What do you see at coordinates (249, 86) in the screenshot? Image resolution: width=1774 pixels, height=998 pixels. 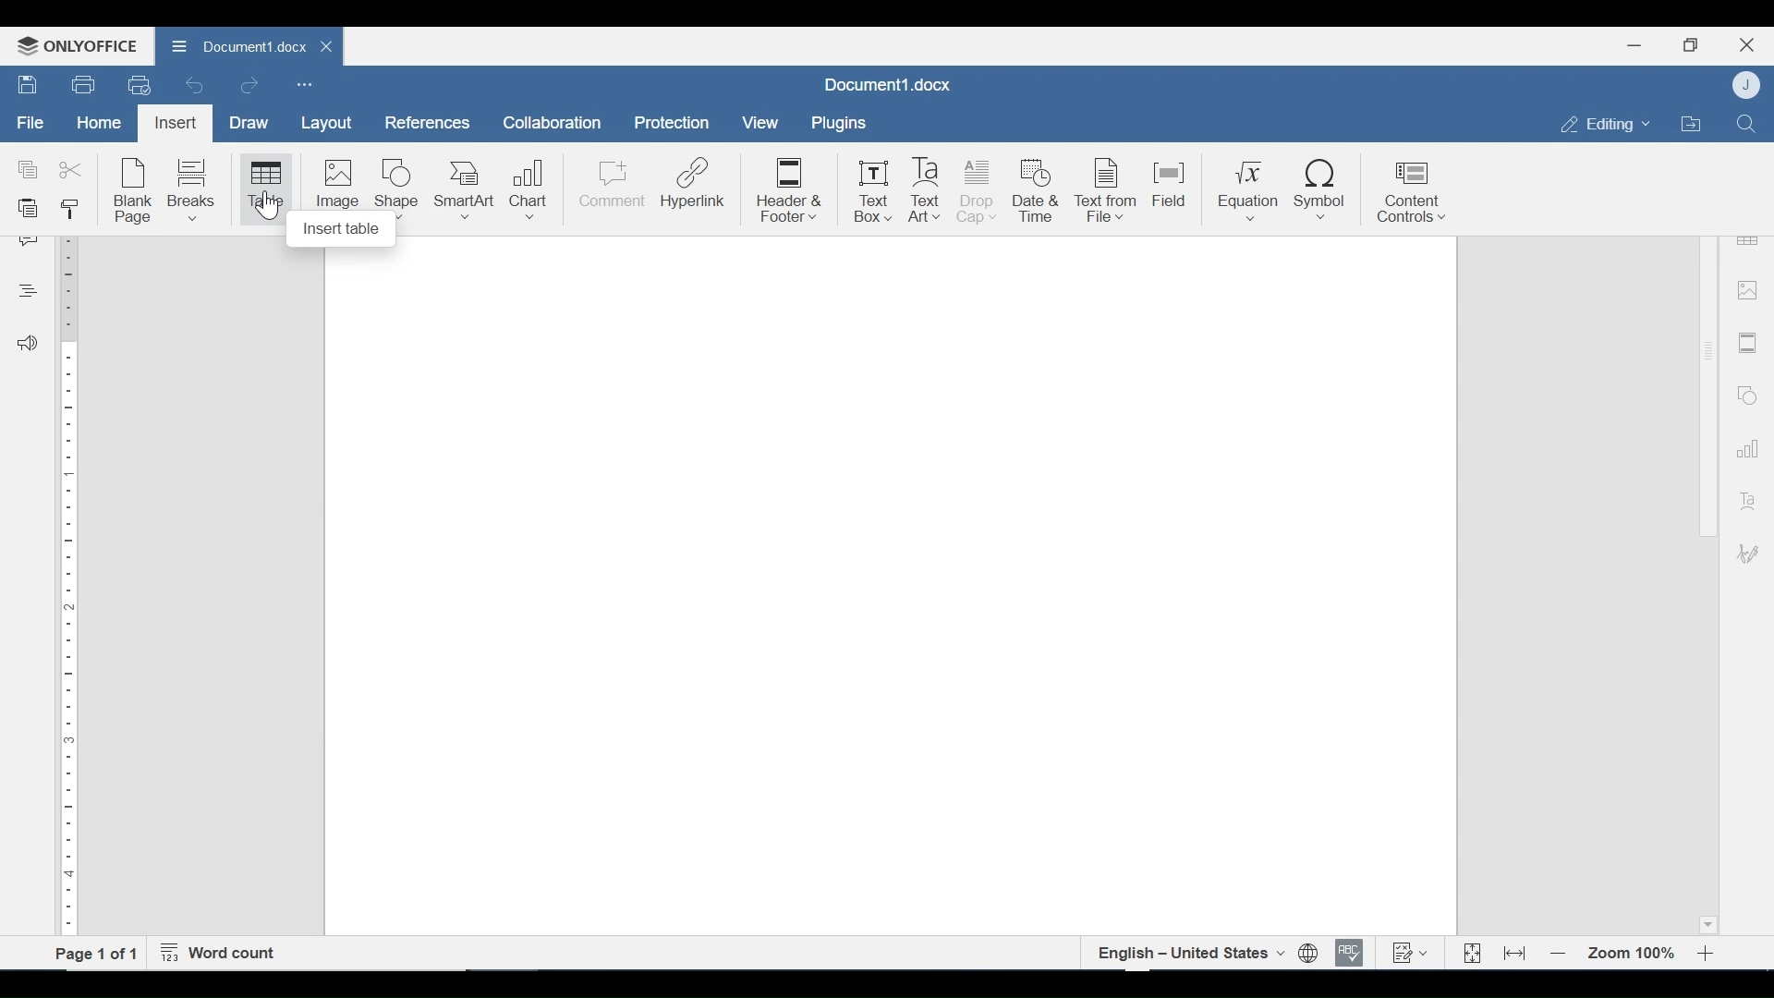 I see `Redo` at bounding box center [249, 86].